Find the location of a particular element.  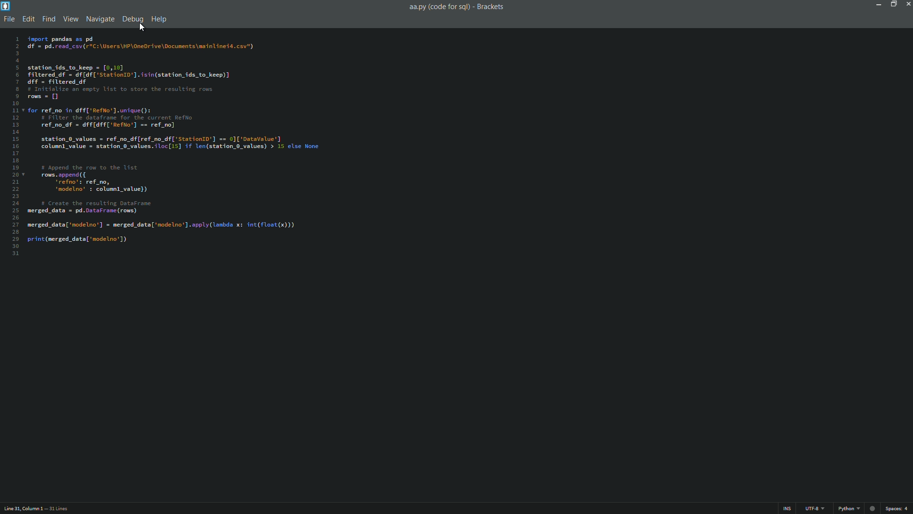

space is located at coordinates (899, 509).